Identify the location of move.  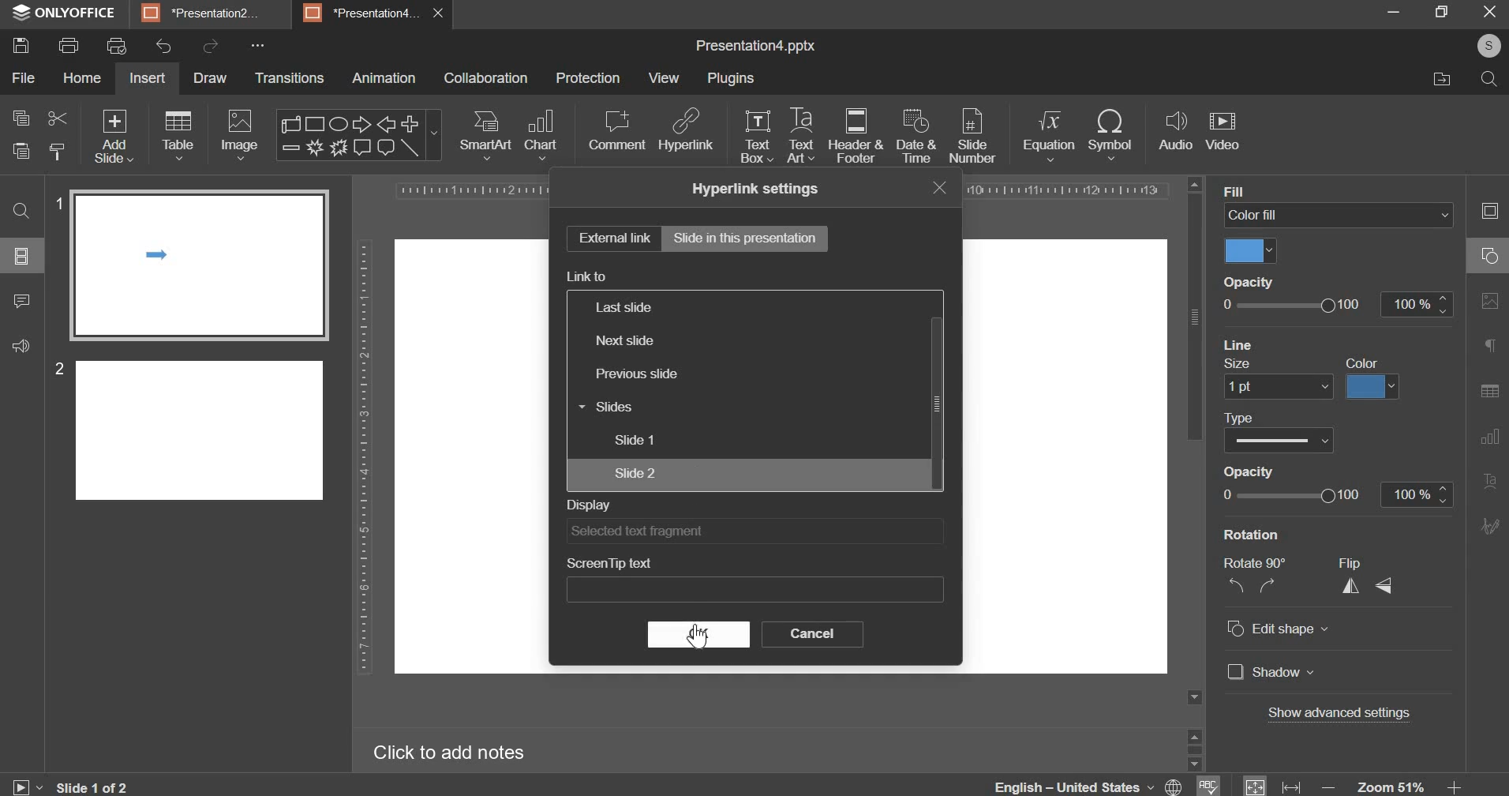
(1438, 81).